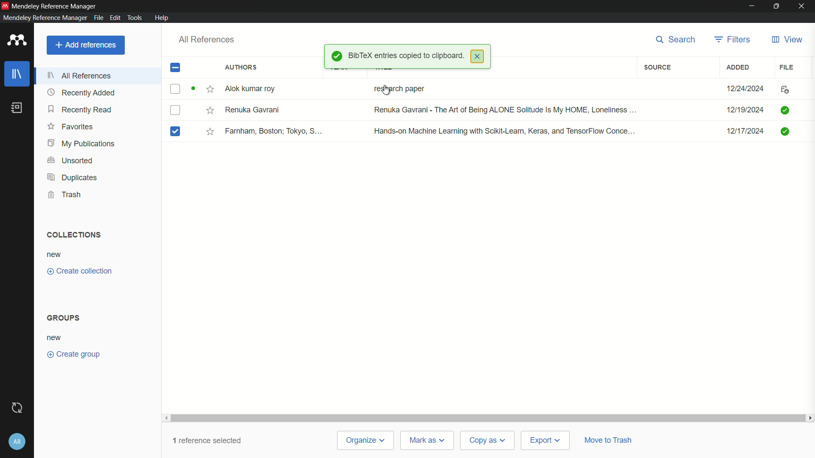  Describe the element at coordinates (788, 67) in the screenshot. I see `file` at that location.